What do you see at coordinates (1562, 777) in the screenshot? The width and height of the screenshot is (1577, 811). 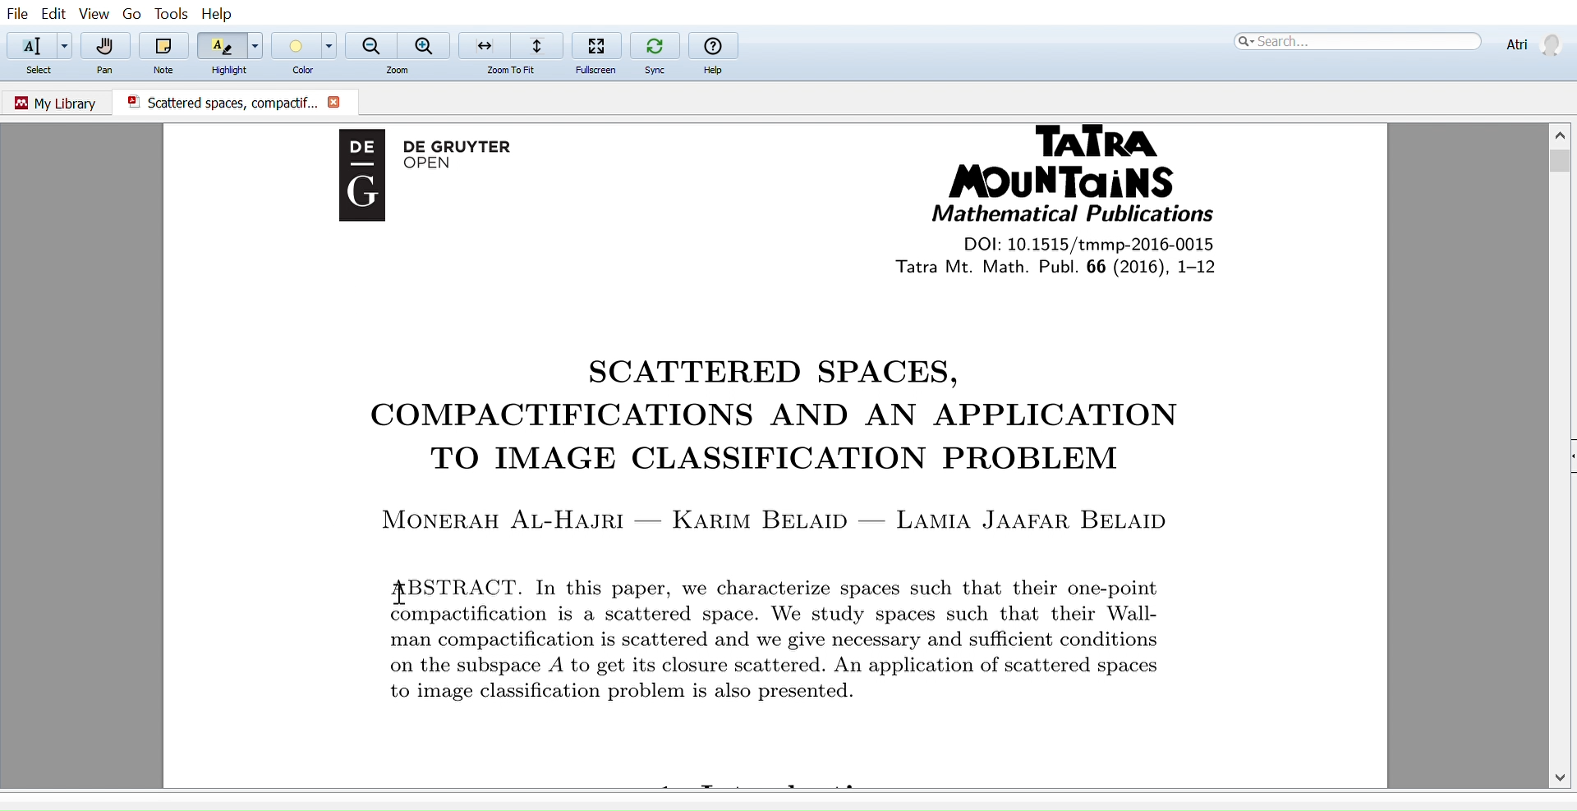 I see `Move down` at bounding box center [1562, 777].